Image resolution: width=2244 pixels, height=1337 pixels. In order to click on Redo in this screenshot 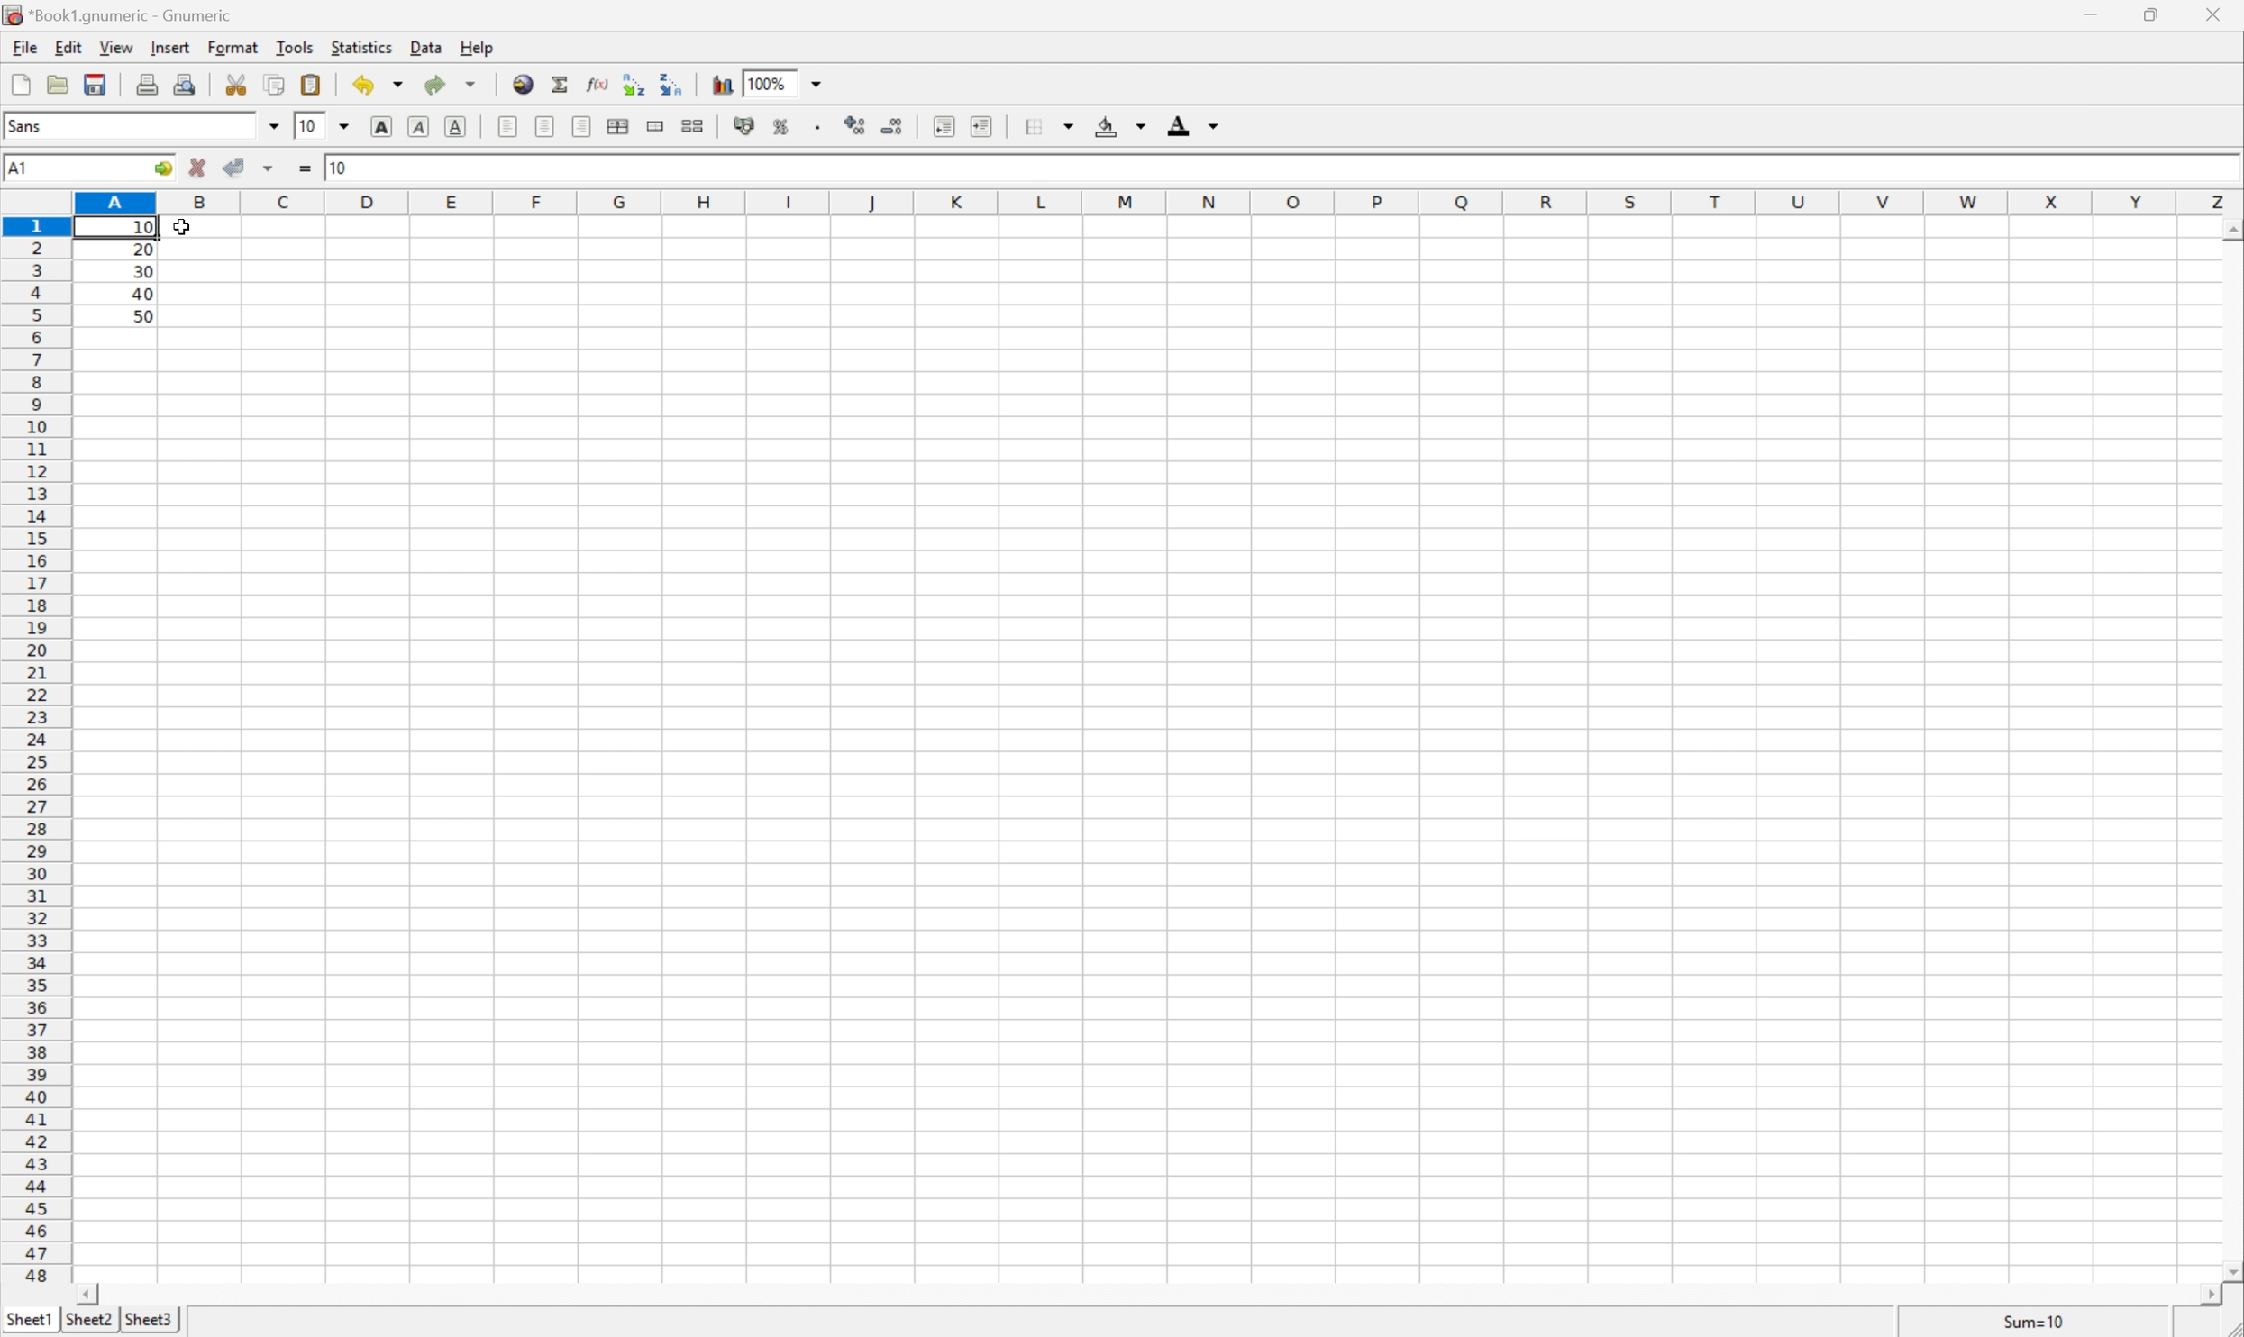, I will do `click(449, 85)`.